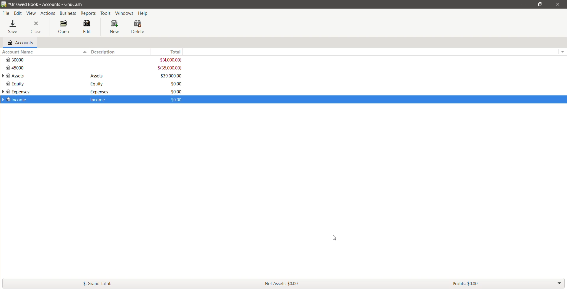 Image resolution: width=567 pixels, height=289 pixels. What do you see at coordinates (94, 68) in the screenshot?
I see `details of the account "45000"` at bounding box center [94, 68].